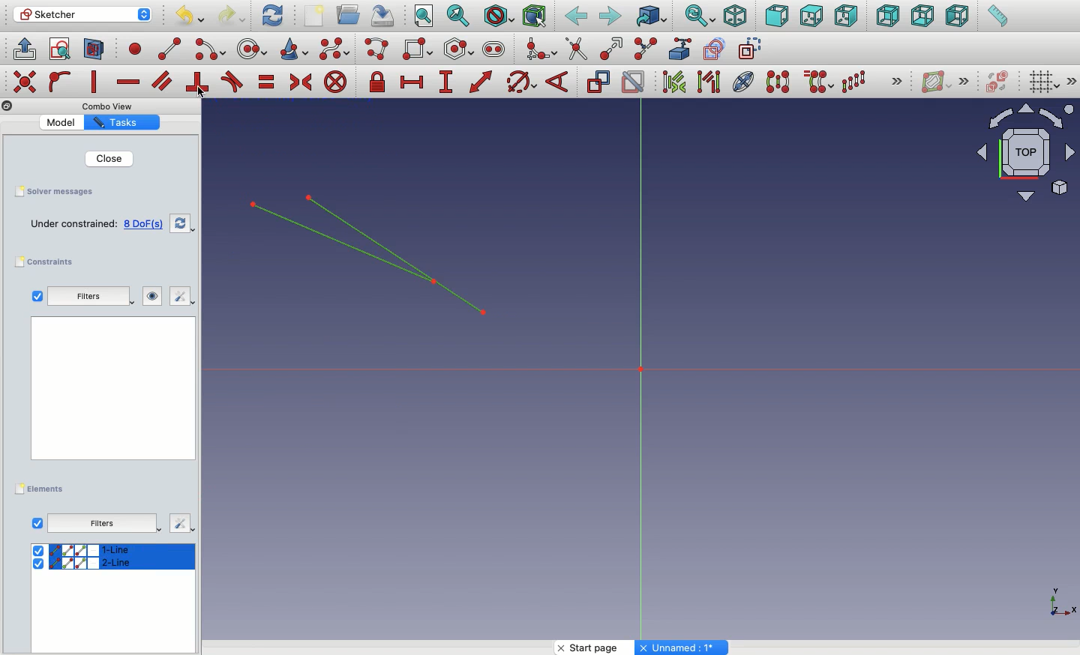 The height and width of the screenshot is (655, 1080). What do you see at coordinates (43, 488) in the screenshot?
I see `Elements ` at bounding box center [43, 488].